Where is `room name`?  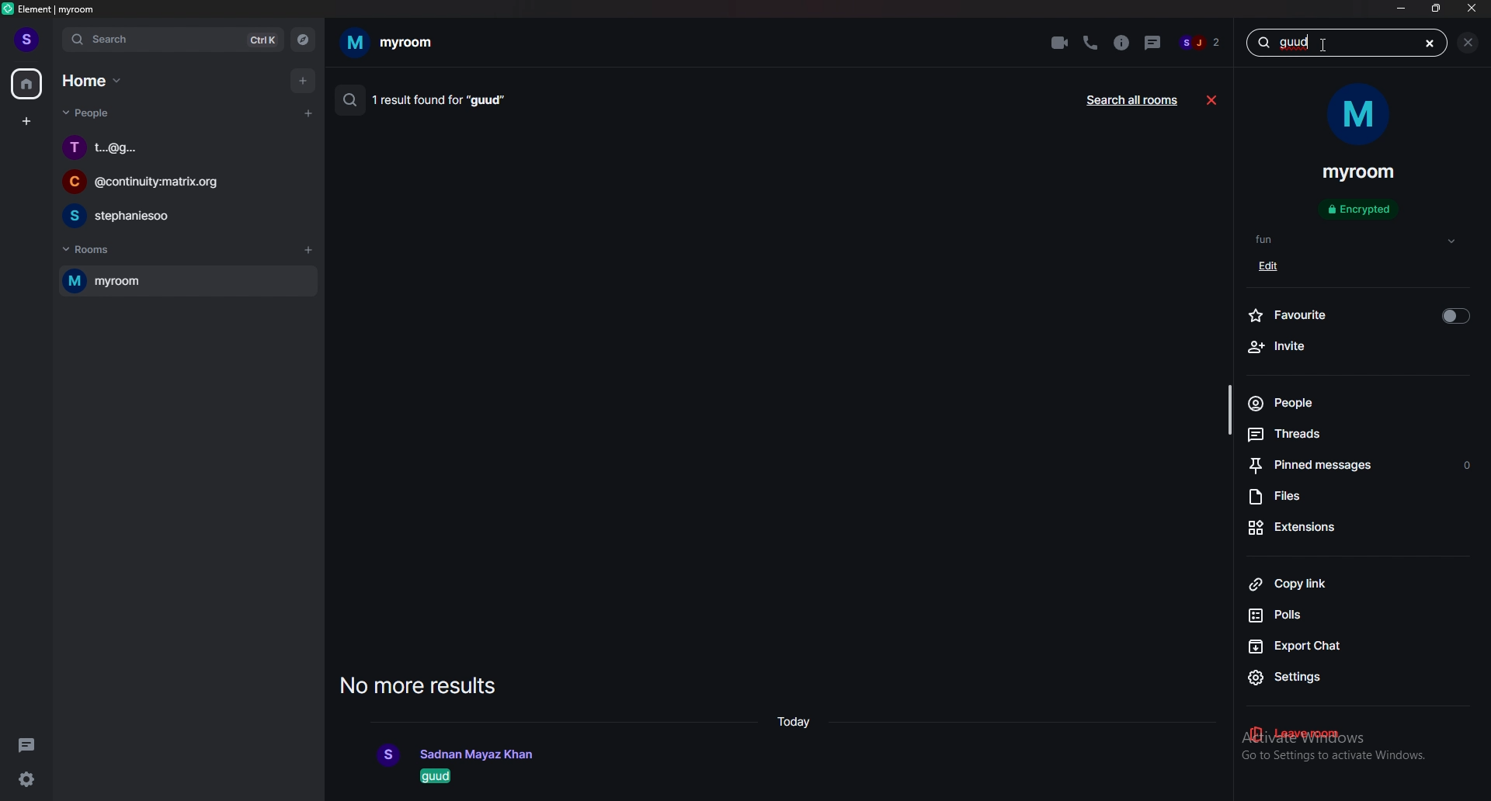
room name is located at coordinates (1363, 173).